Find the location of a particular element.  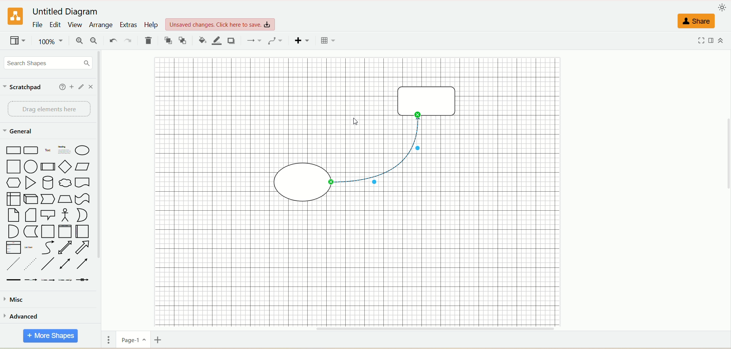

expand/collapse is located at coordinates (721, 42).